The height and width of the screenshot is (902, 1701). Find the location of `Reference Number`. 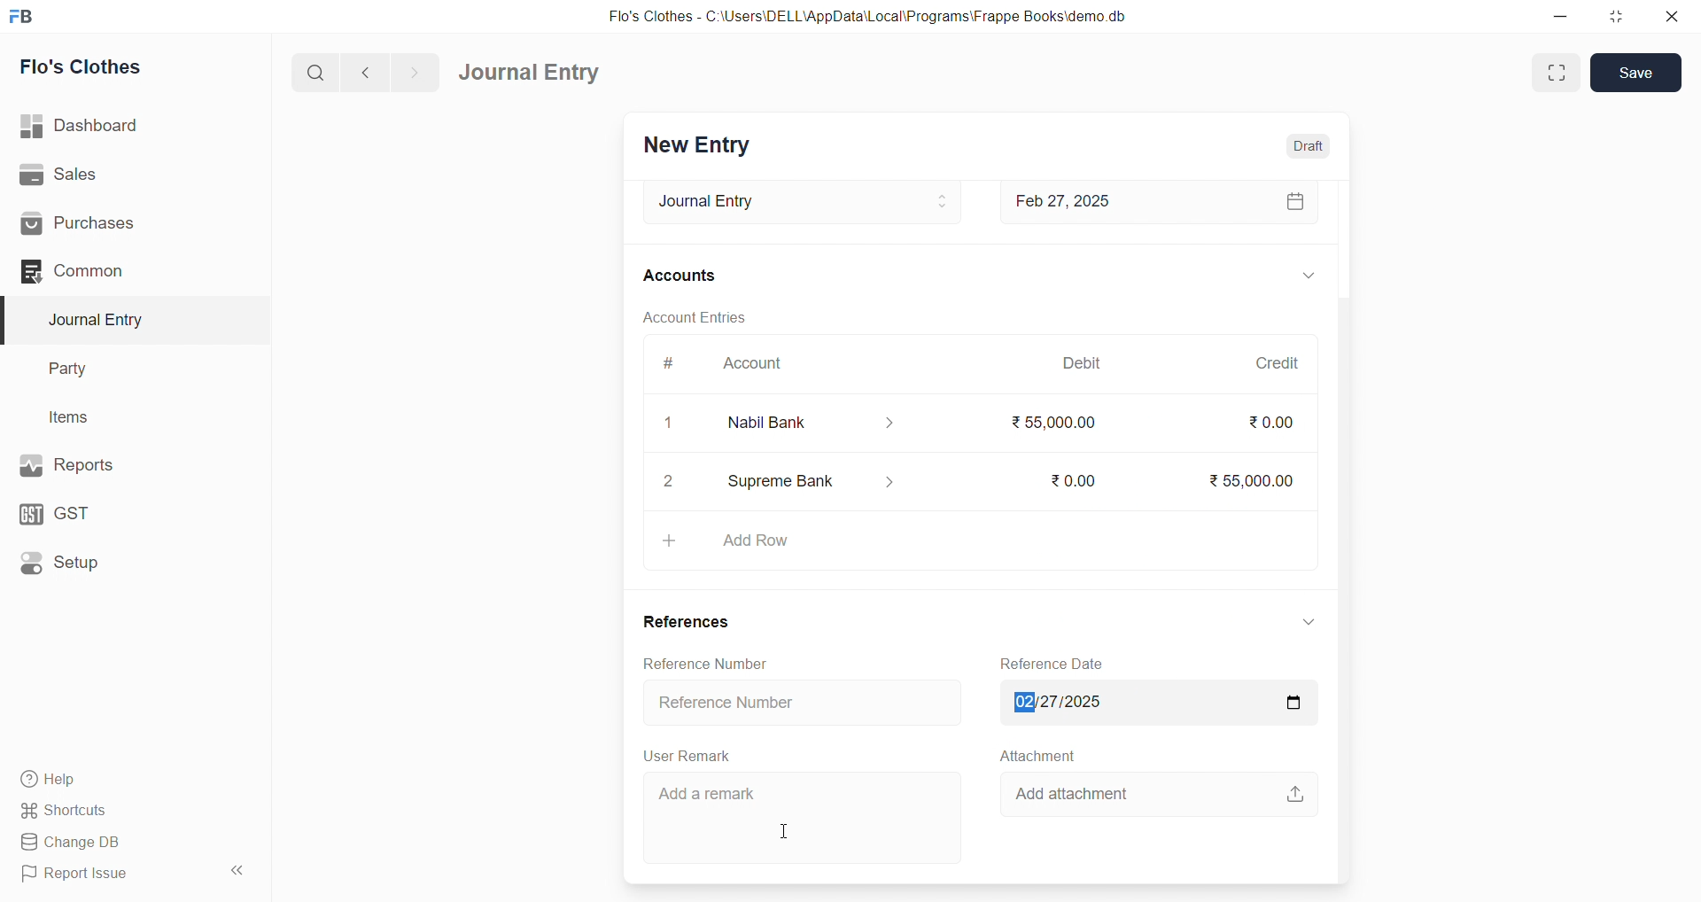

Reference Number is located at coordinates (705, 663).